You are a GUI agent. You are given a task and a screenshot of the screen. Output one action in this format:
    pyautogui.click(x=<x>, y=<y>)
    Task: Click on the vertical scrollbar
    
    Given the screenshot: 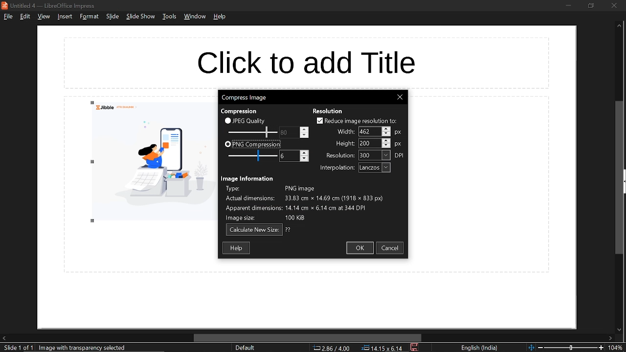 What is the action you would take?
    pyautogui.click(x=620, y=178)
    